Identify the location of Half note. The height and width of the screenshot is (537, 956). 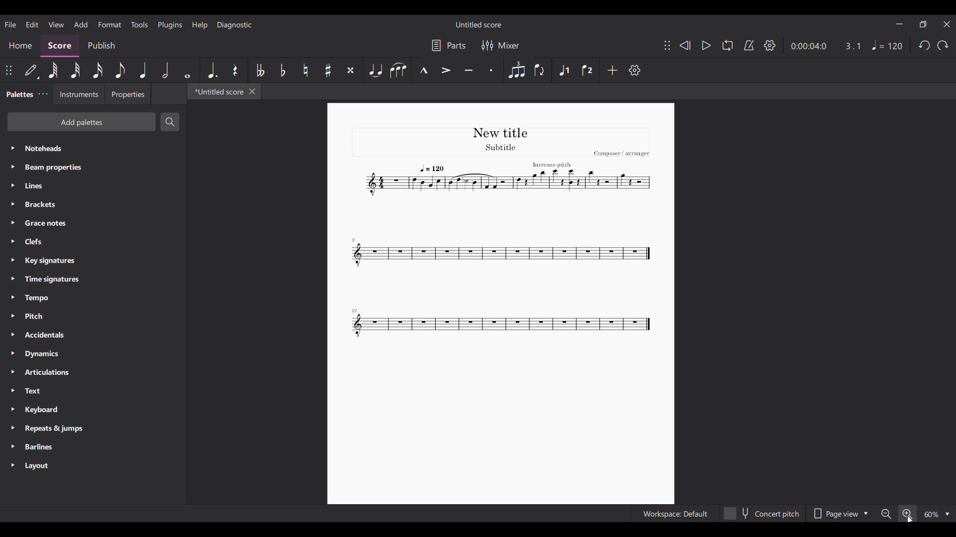
(165, 70).